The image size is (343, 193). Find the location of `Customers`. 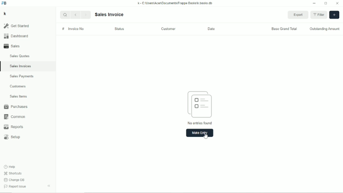

Customers is located at coordinates (18, 86).